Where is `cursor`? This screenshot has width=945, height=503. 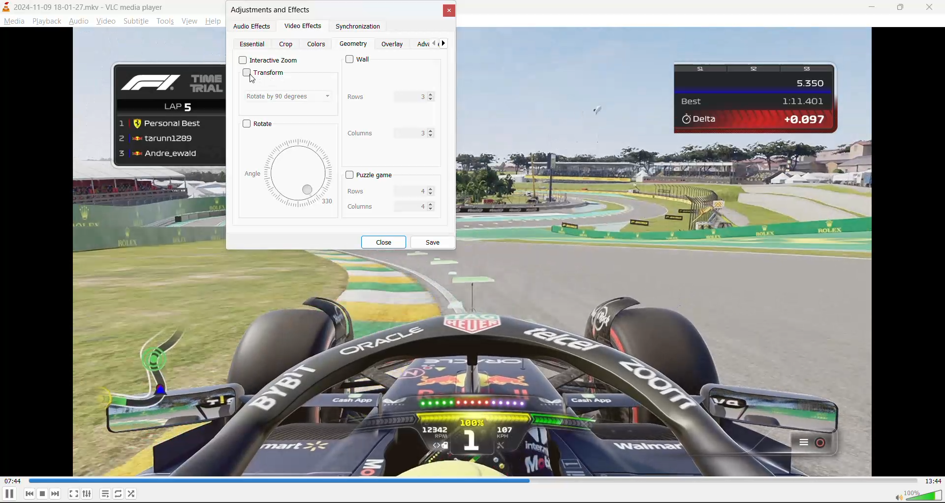 cursor is located at coordinates (253, 79).